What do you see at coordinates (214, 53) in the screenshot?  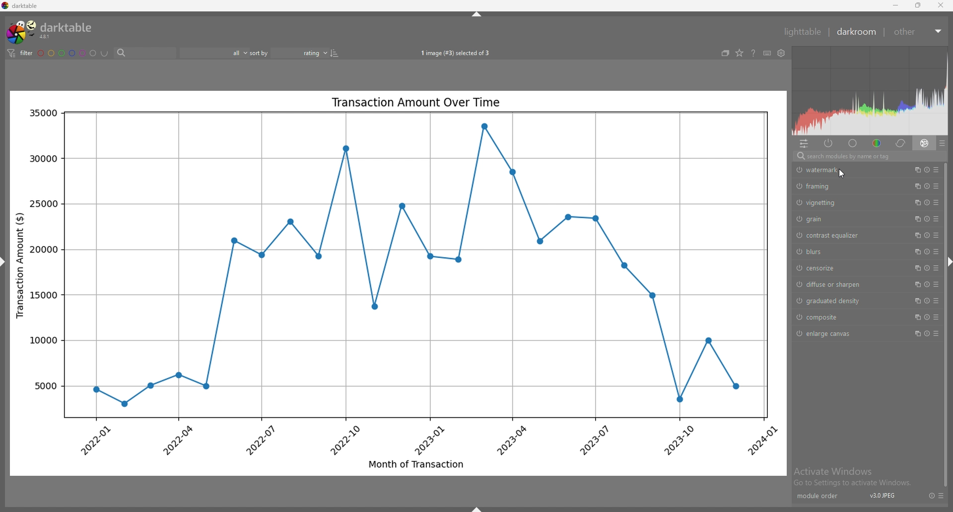 I see `filter by rating` at bounding box center [214, 53].